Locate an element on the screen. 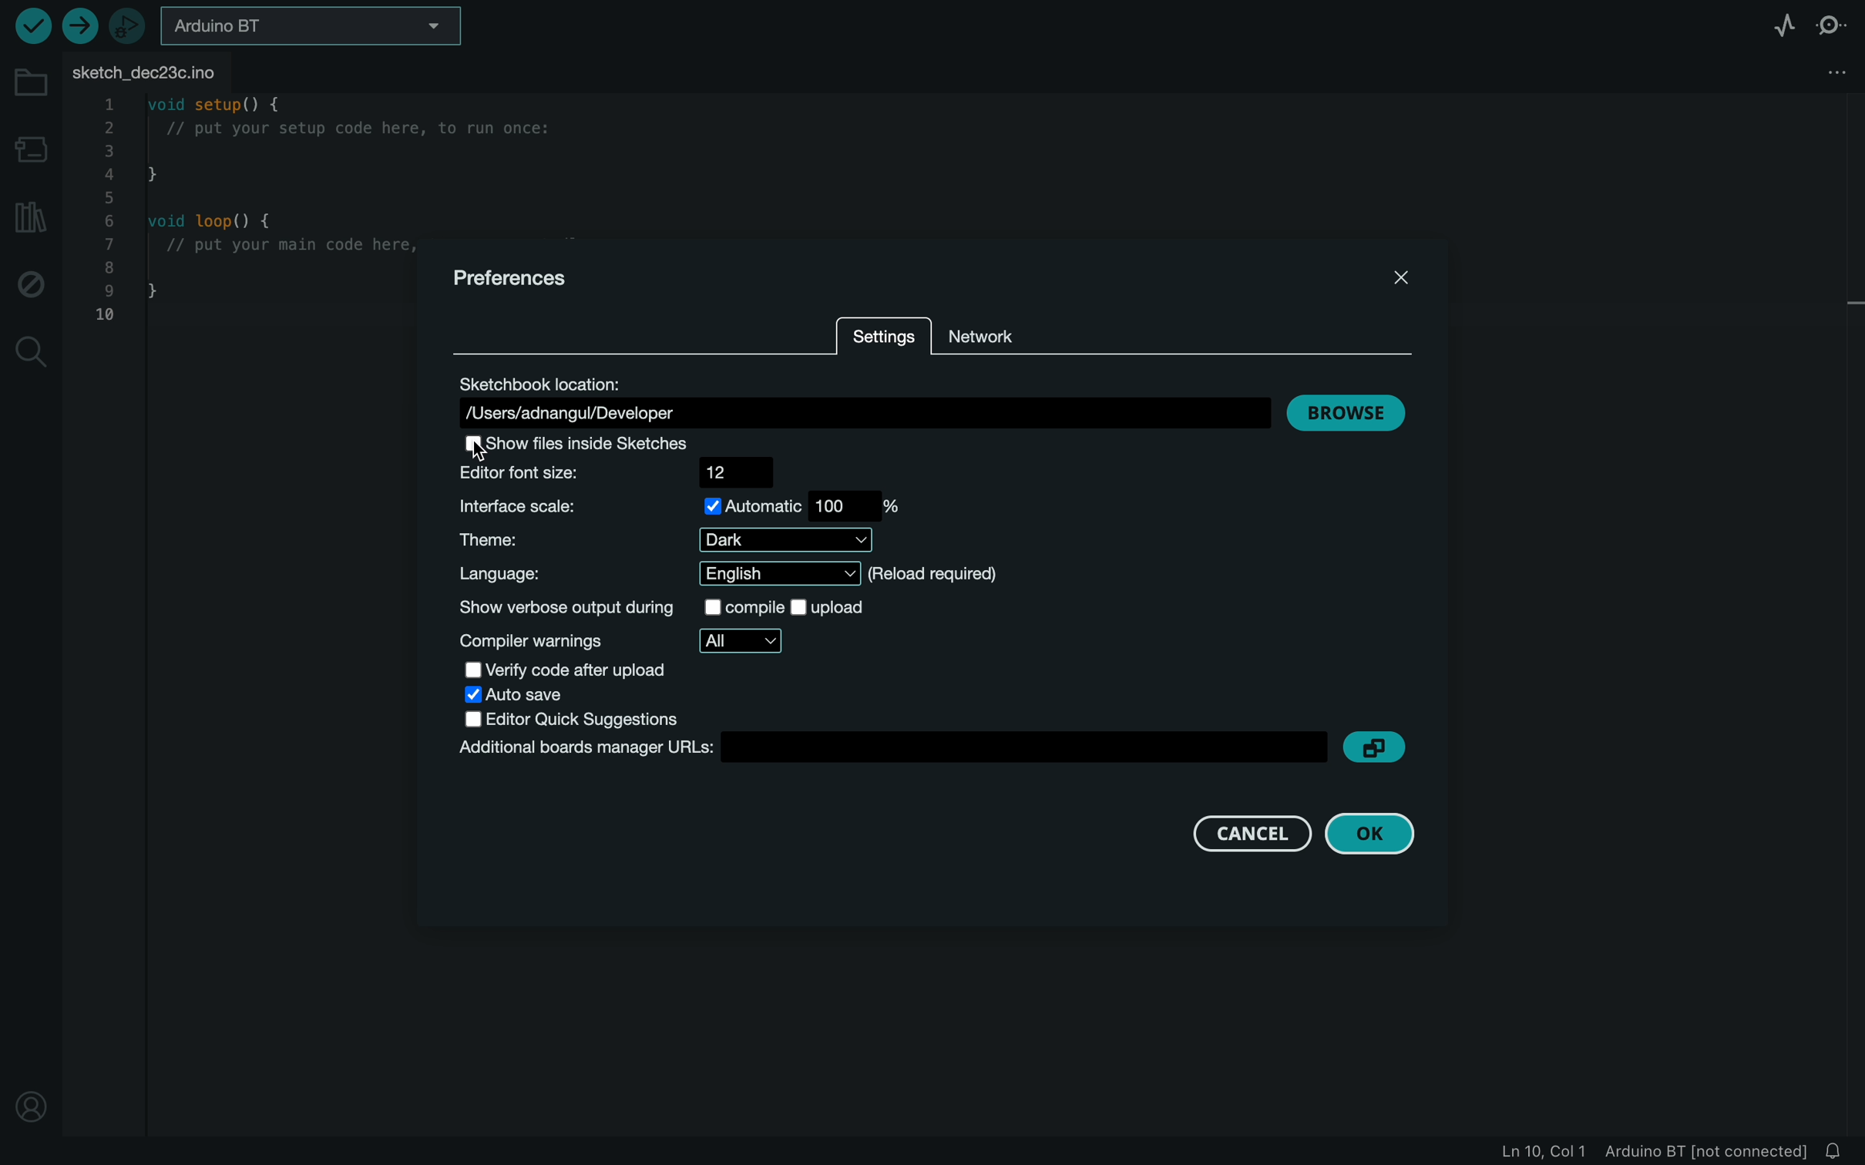 The image size is (1865, 1165). setting is located at coordinates (885, 338).